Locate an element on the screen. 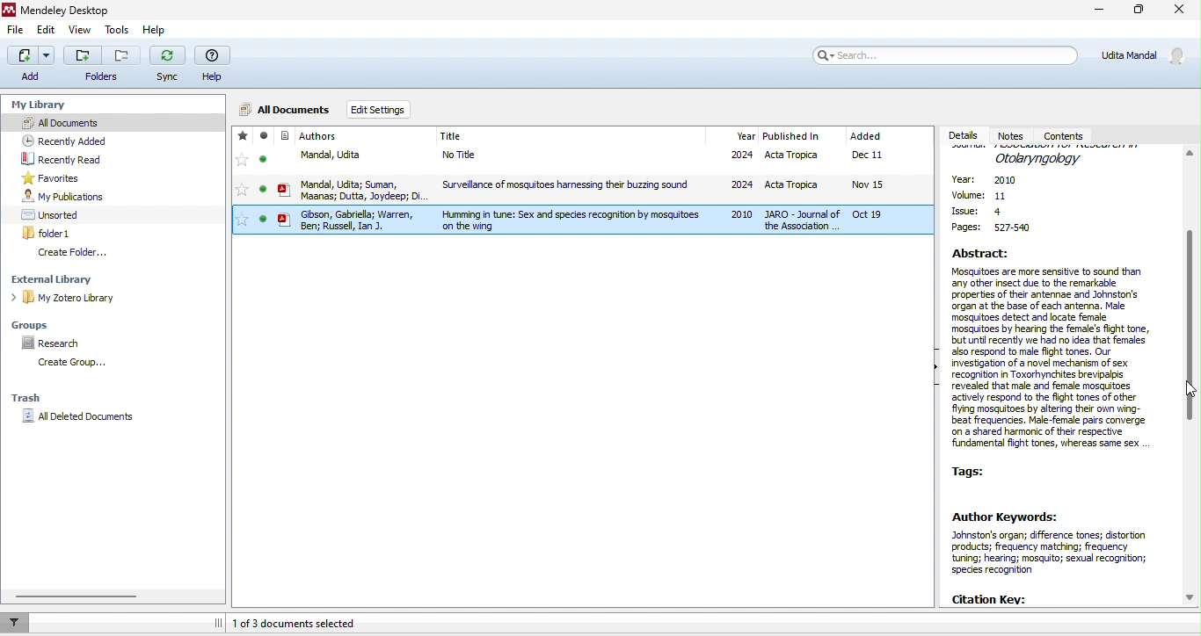  icon is located at coordinates (285, 164).